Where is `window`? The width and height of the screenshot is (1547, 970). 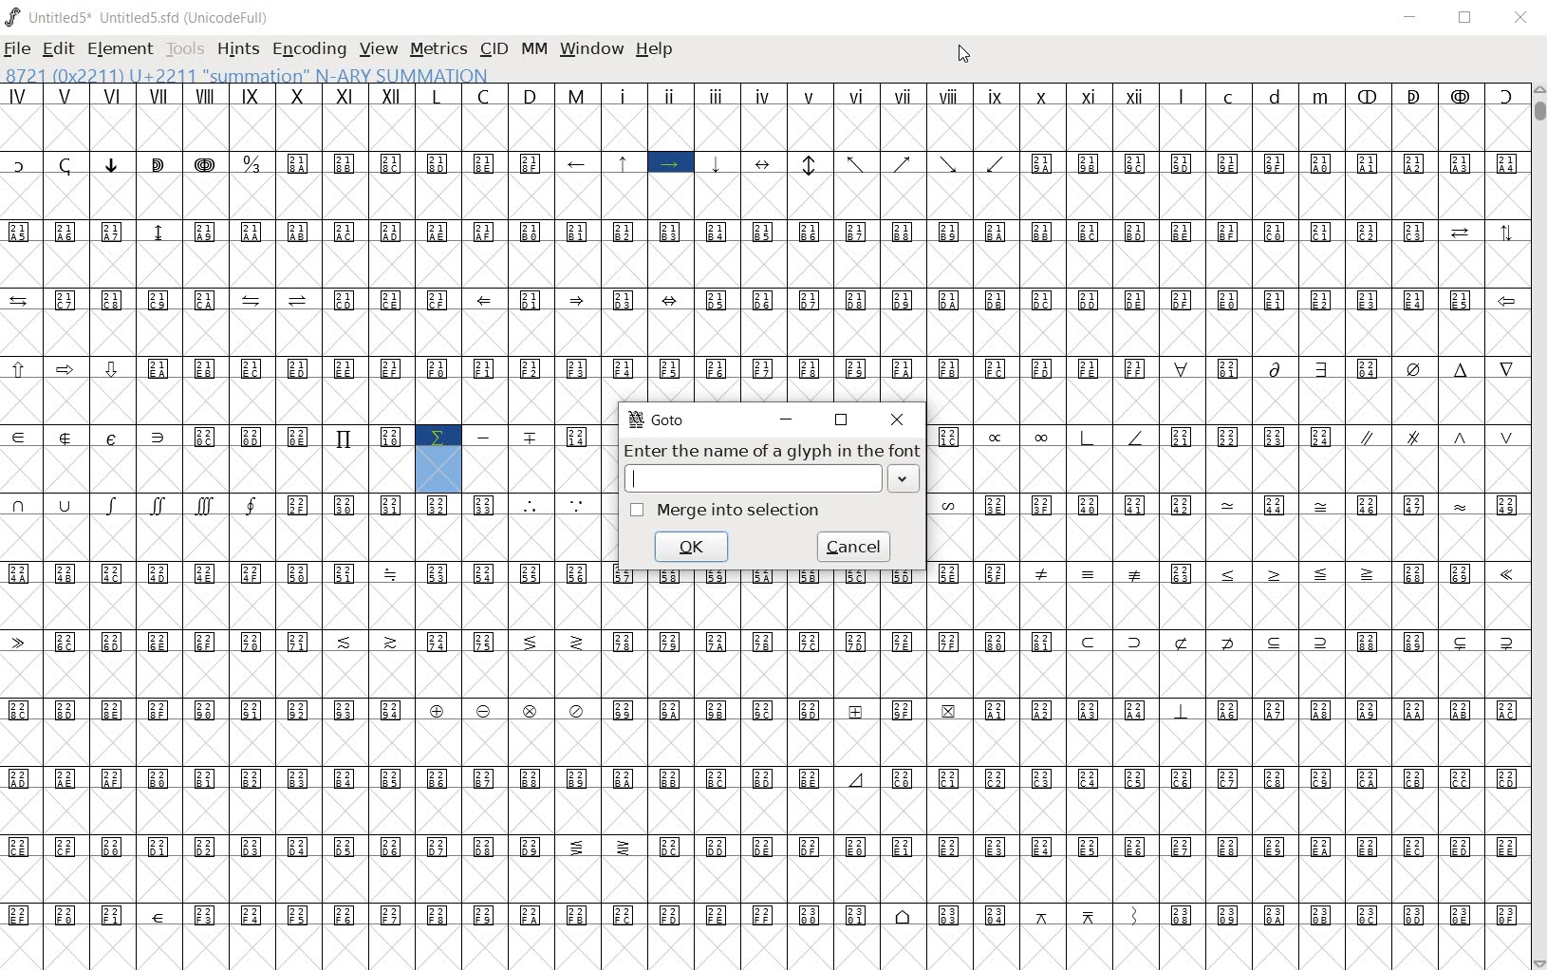
window is located at coordinates (591, 47).